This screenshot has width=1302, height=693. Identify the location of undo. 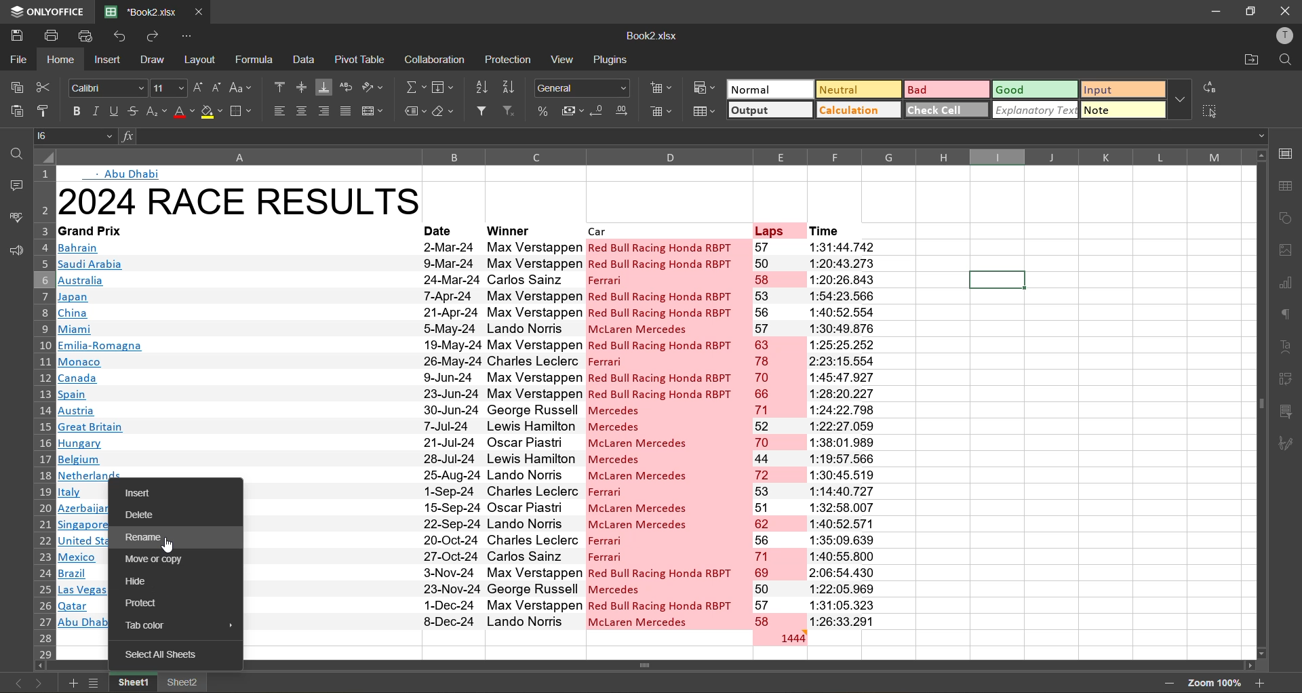
(123, 37).